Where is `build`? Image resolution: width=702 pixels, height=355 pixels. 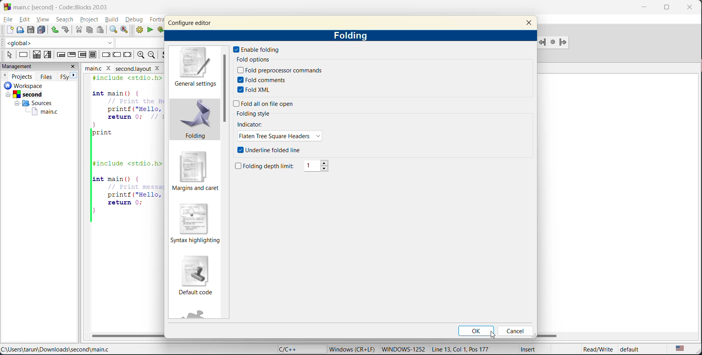 build is located at coordinates (140, 31).